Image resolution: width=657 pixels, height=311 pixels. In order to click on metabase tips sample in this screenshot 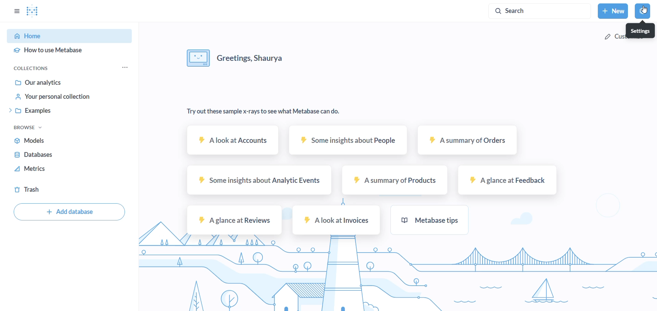, I will do `click(432, 220)`.